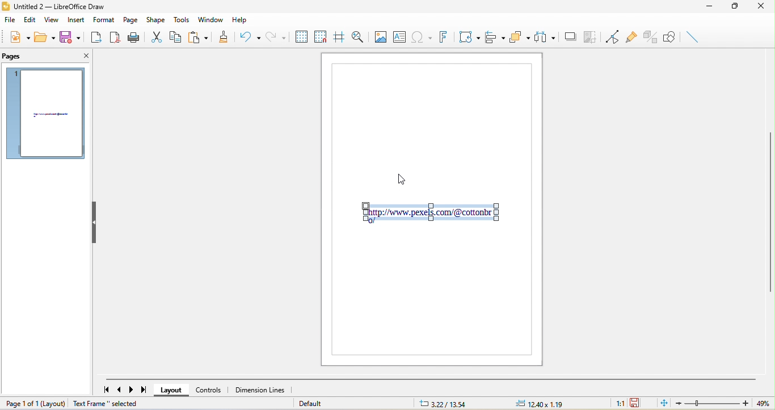  I want to click on export directly as pdf, so click(116, 37).